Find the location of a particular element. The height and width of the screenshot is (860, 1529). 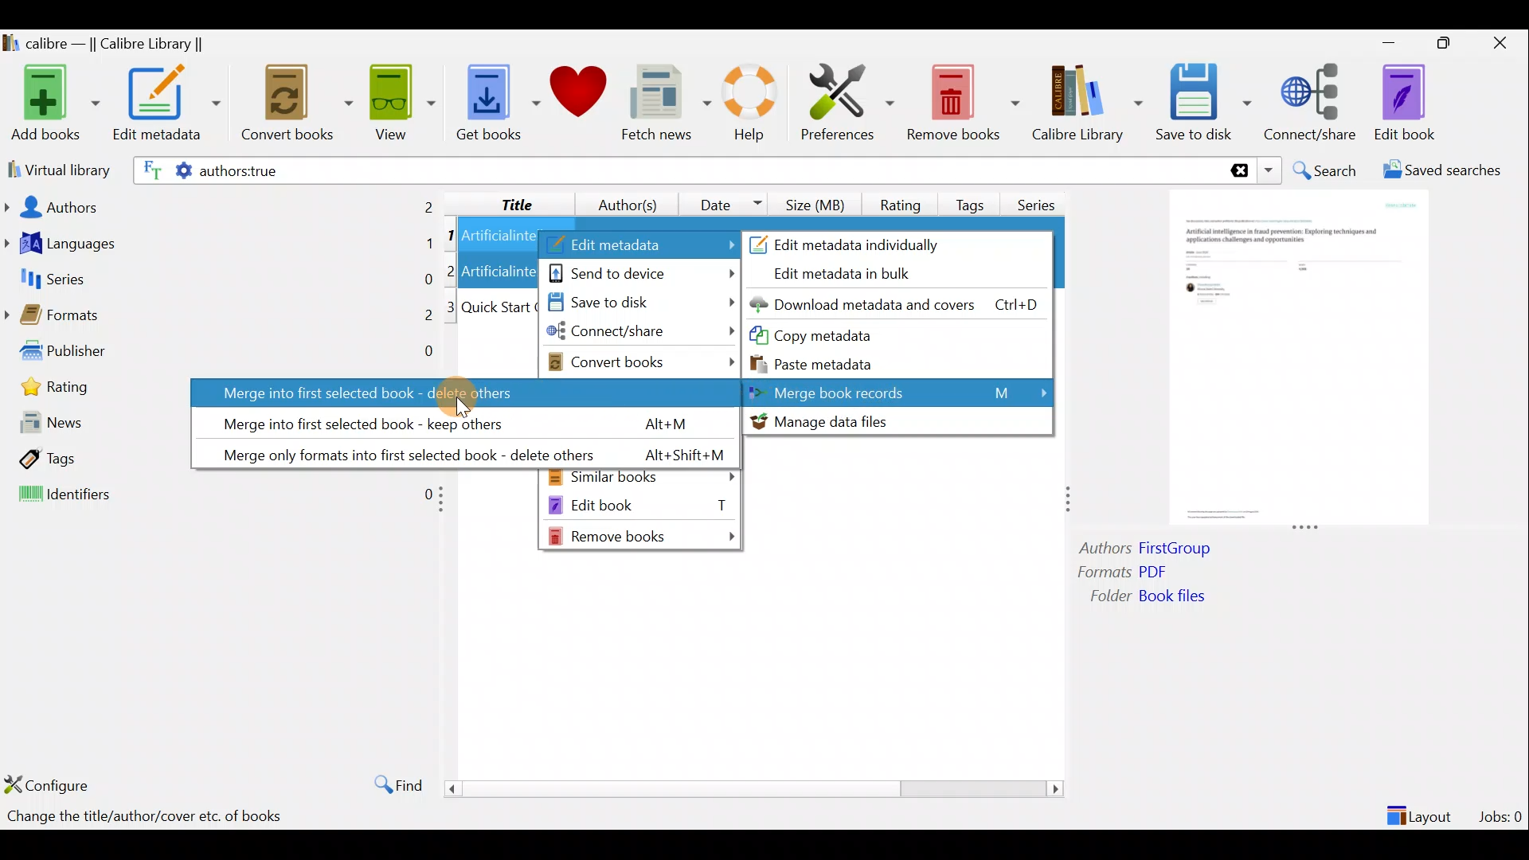

Help is located at coordinates (747, 105).